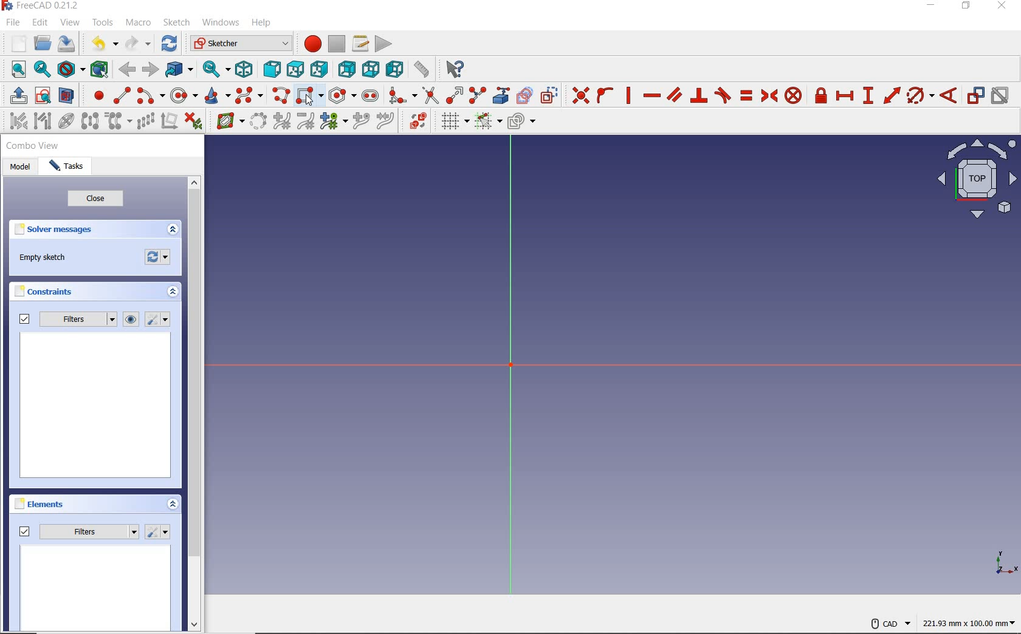  Describe the element at coordinates (169, 122) in the screenshot. I see `remove axes alignment` at that location.